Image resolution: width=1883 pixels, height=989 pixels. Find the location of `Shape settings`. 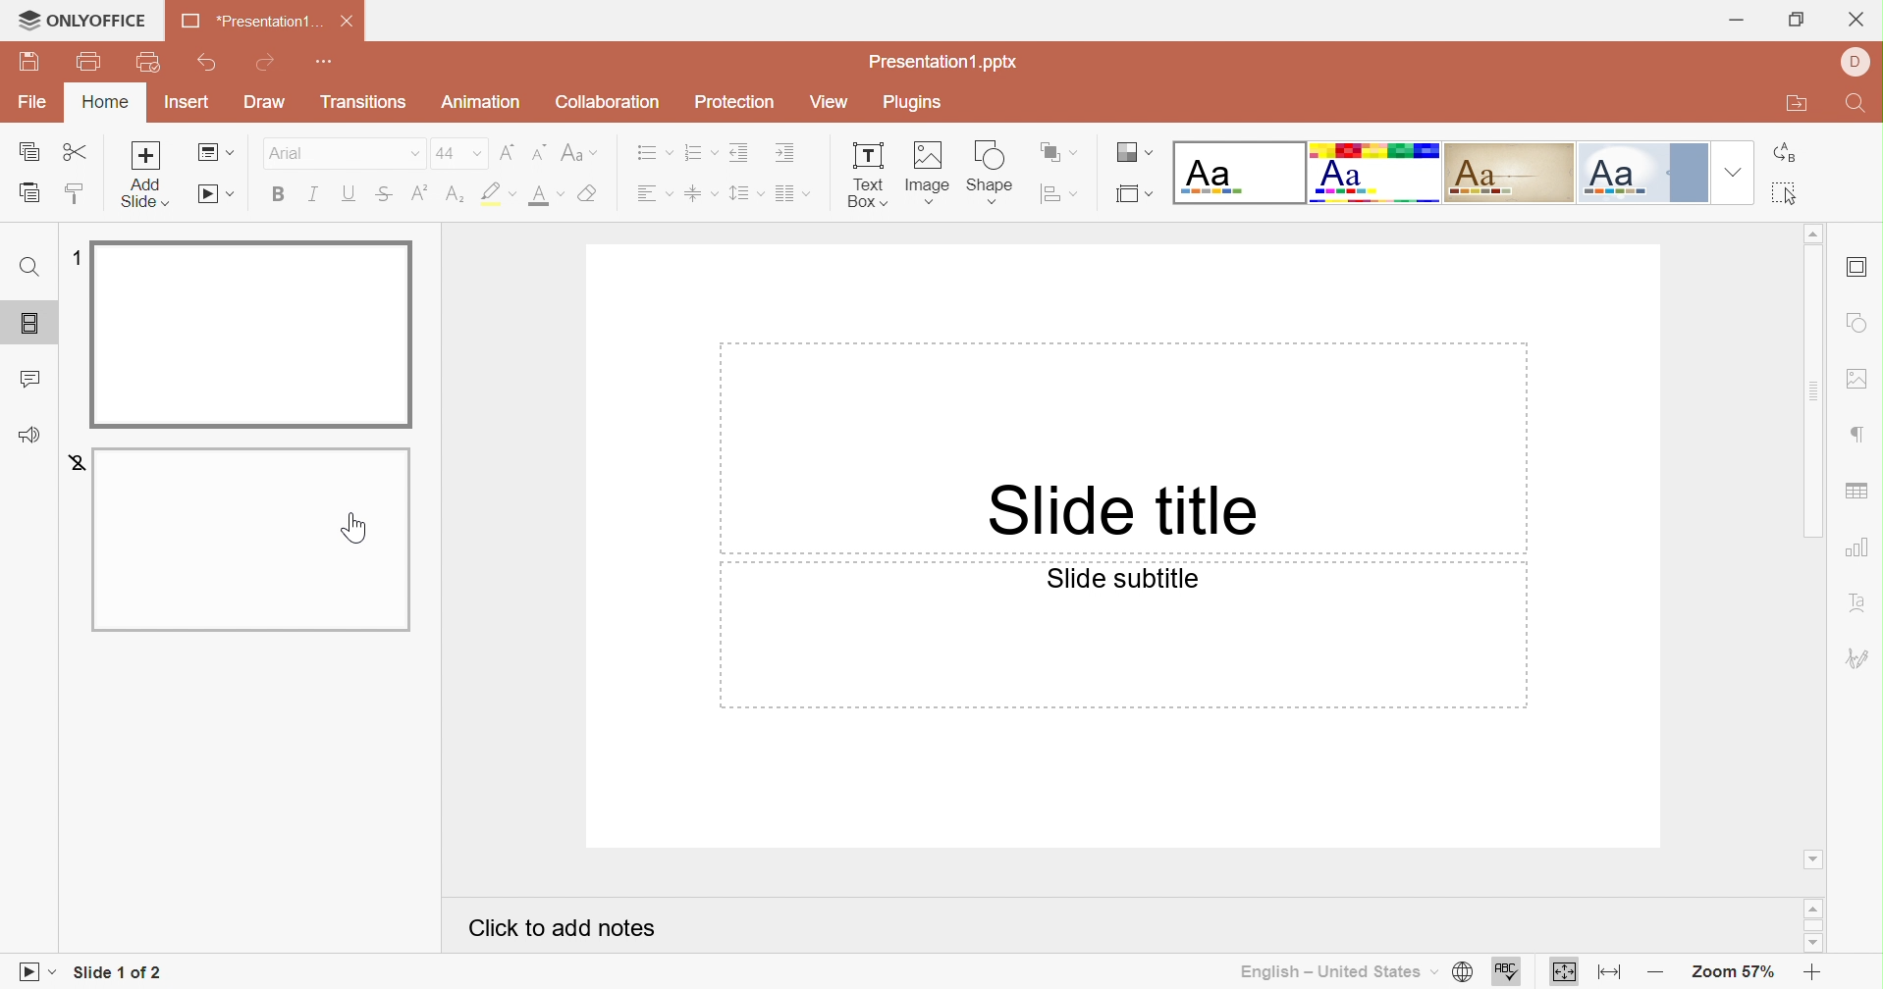

Shape settings is located at coordinates (1856, 323).